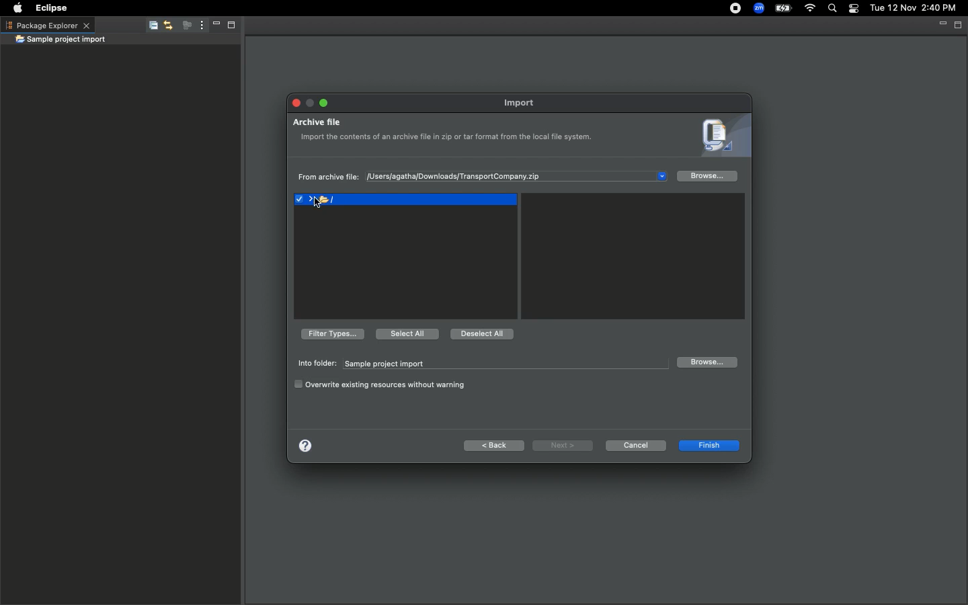 The width and height of the screenshot is (968, 605). What do you see at coordinates (167, 26) in the screenshot?
I see `Link with editor` at bounding box center [167, 26].